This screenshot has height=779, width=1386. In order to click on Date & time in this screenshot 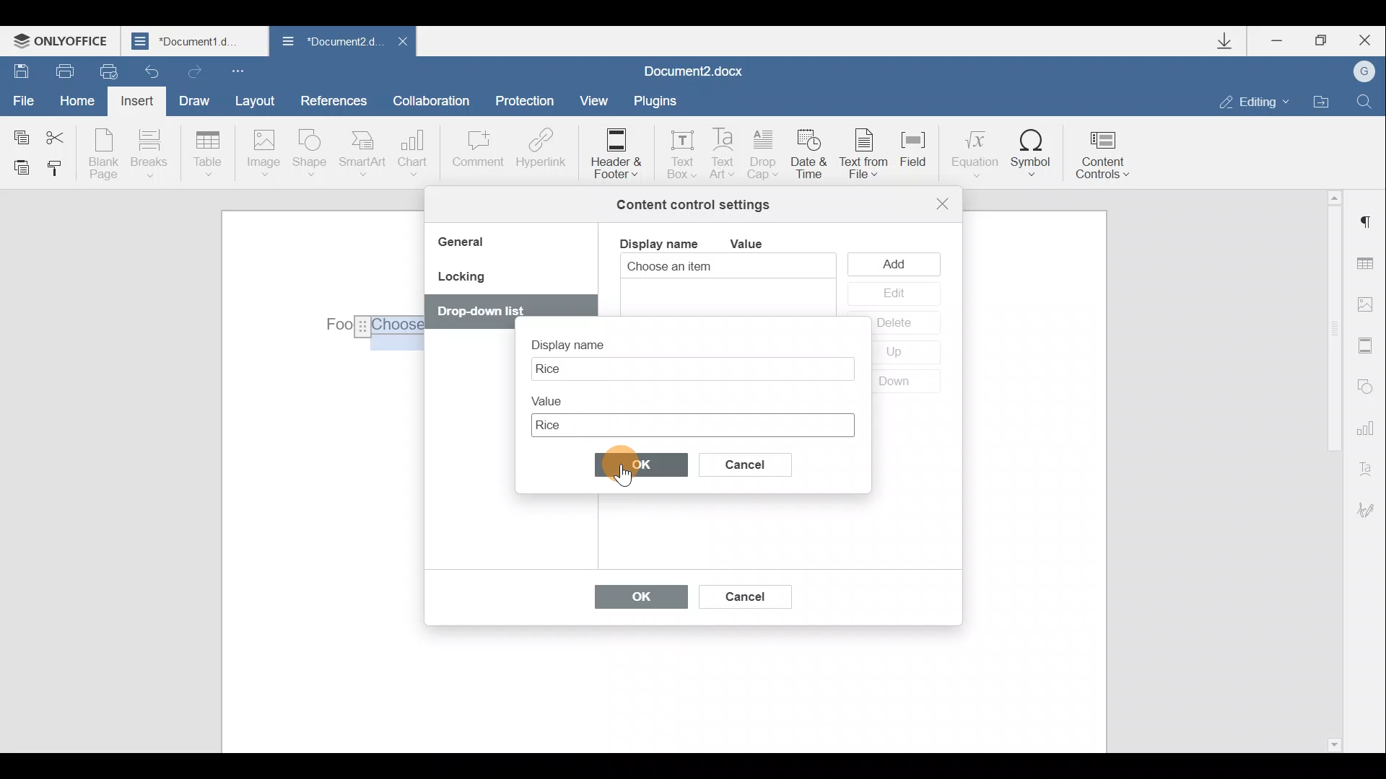, I will do `click(811, 157)`.